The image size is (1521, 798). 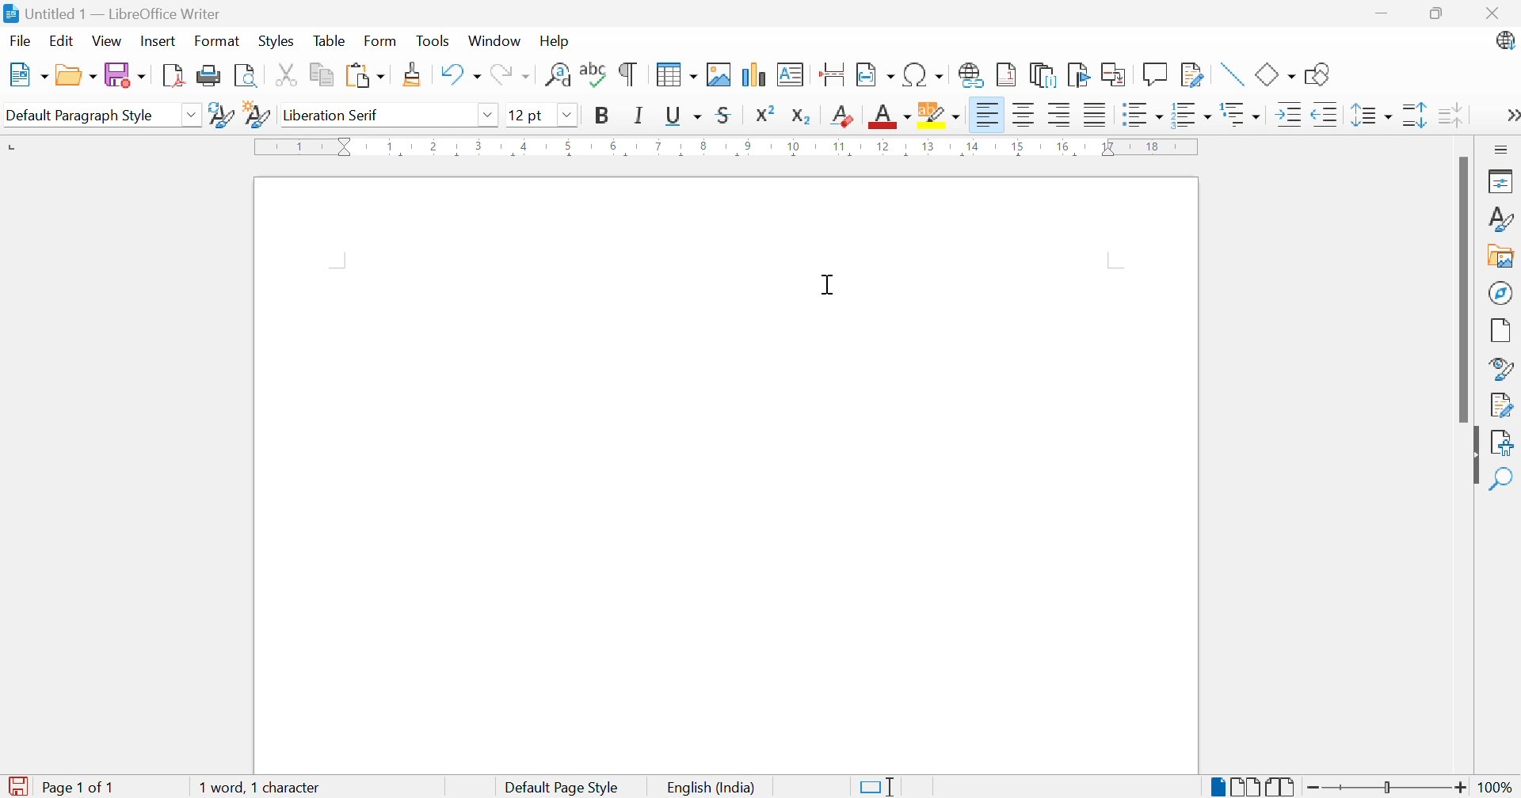 I want to click on Font Color, so click(x=887, y=116).